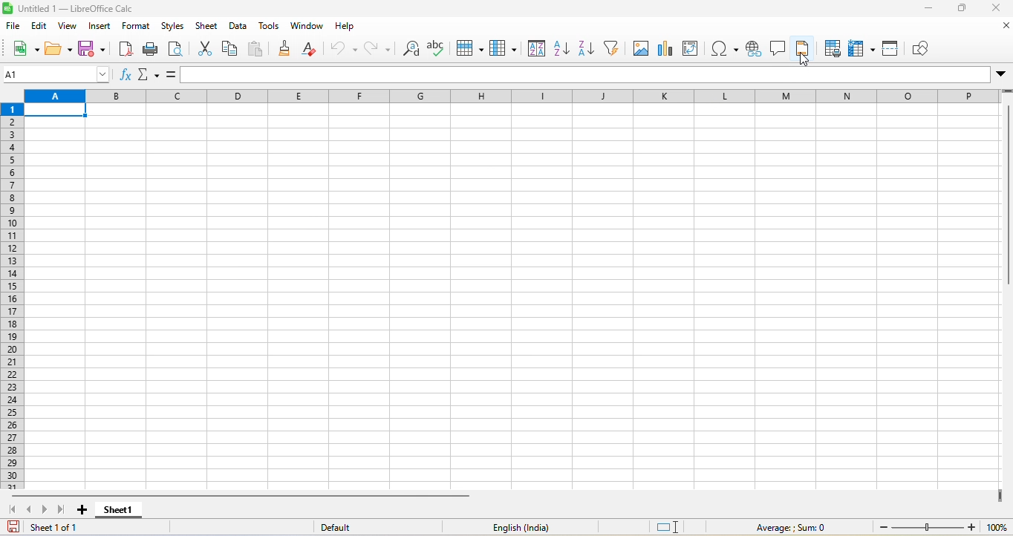  What do you see at coordinates (643, 48) in the screenshot?
I see `image` at bounding box center [643, 48].